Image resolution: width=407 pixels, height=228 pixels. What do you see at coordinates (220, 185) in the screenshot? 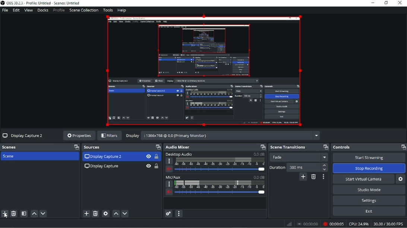
I see `Scale` at bounding box center [220, 185].